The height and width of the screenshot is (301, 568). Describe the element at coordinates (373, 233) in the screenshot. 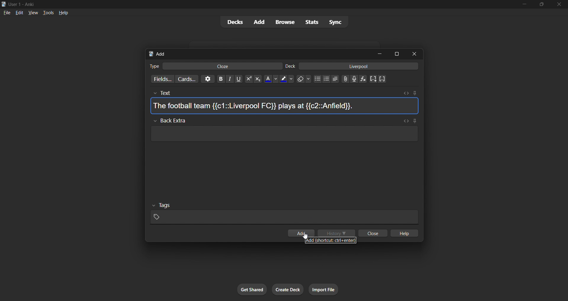

I see `close` at that location.